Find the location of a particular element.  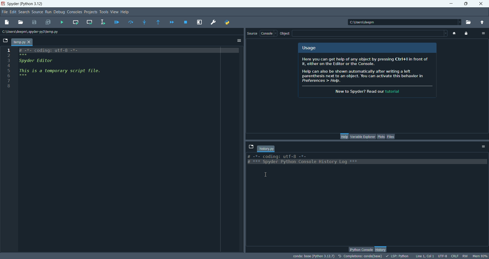

run selection is located at coordinates (103, 22).